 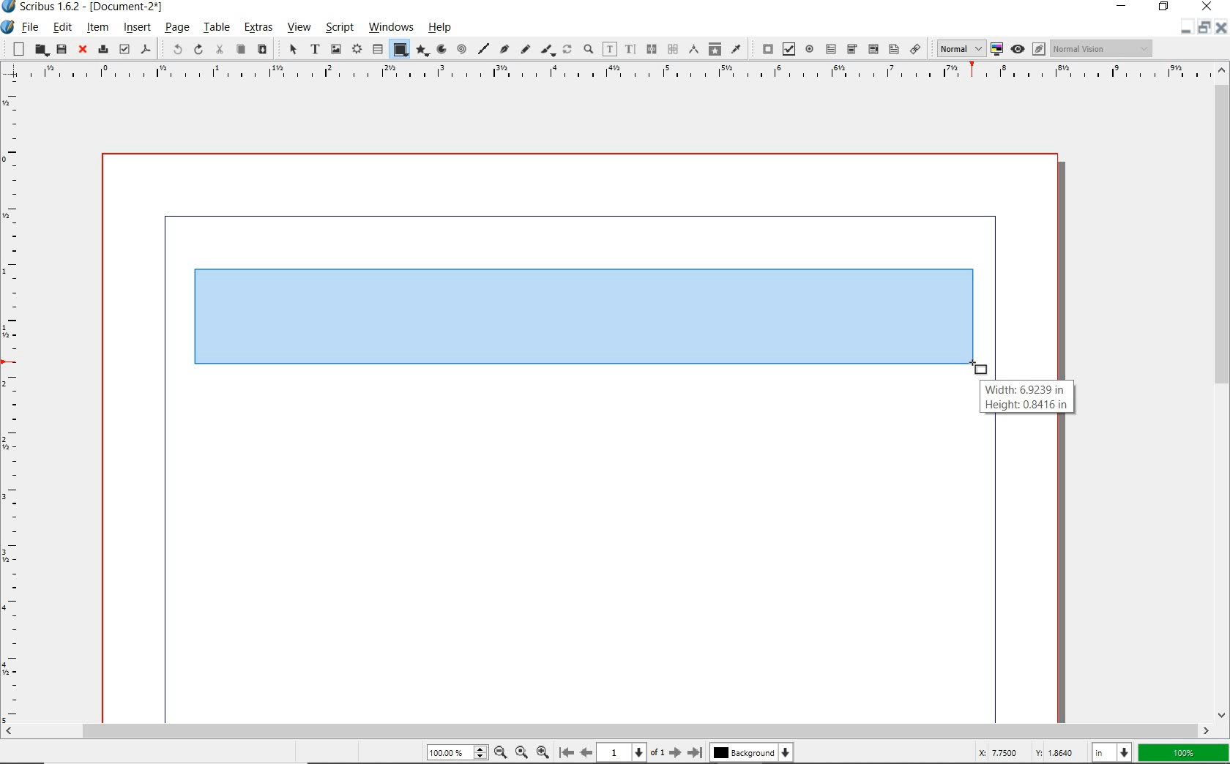 I want to click on insert, so click(x=136, y=28).